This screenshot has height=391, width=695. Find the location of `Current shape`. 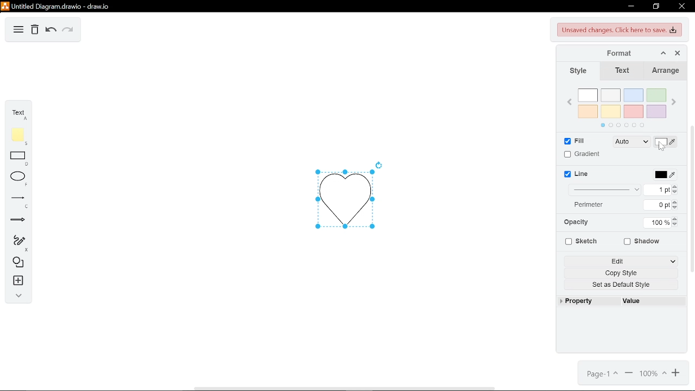

Current shape is located at coordinates (343, 198).